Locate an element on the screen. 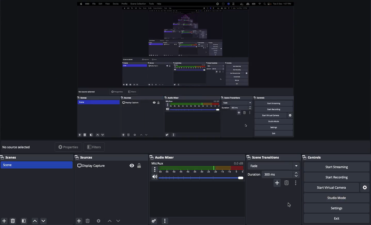 The image size is (371, 225). Visible is located at coordinates (132, 166).